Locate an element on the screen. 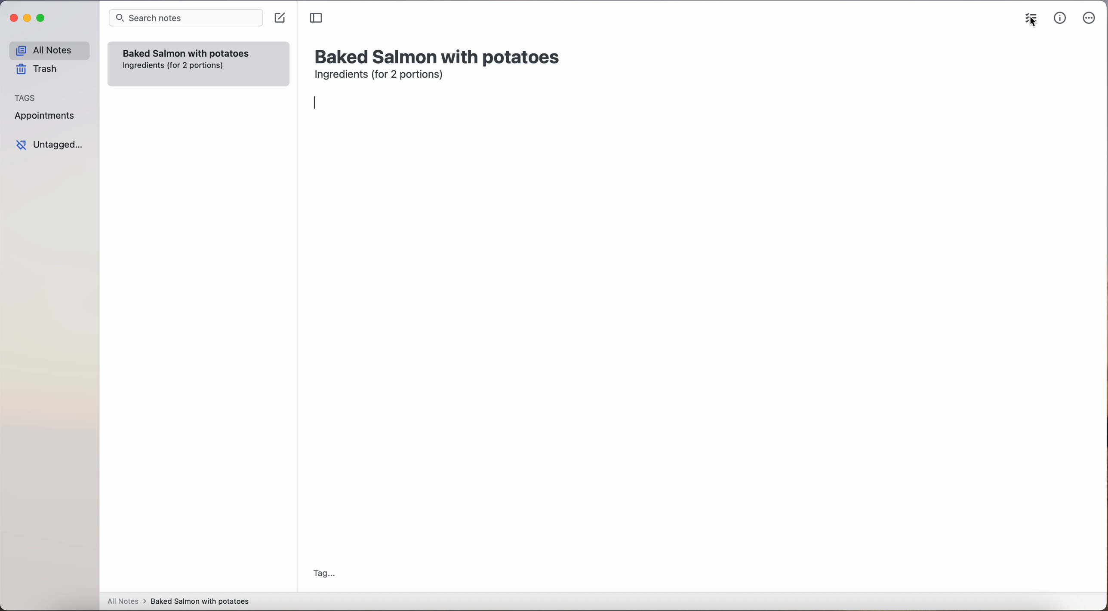 This screenshot has height=611, width=1108. ingredients (for 2 portions) is located at coordinates (382, 76).